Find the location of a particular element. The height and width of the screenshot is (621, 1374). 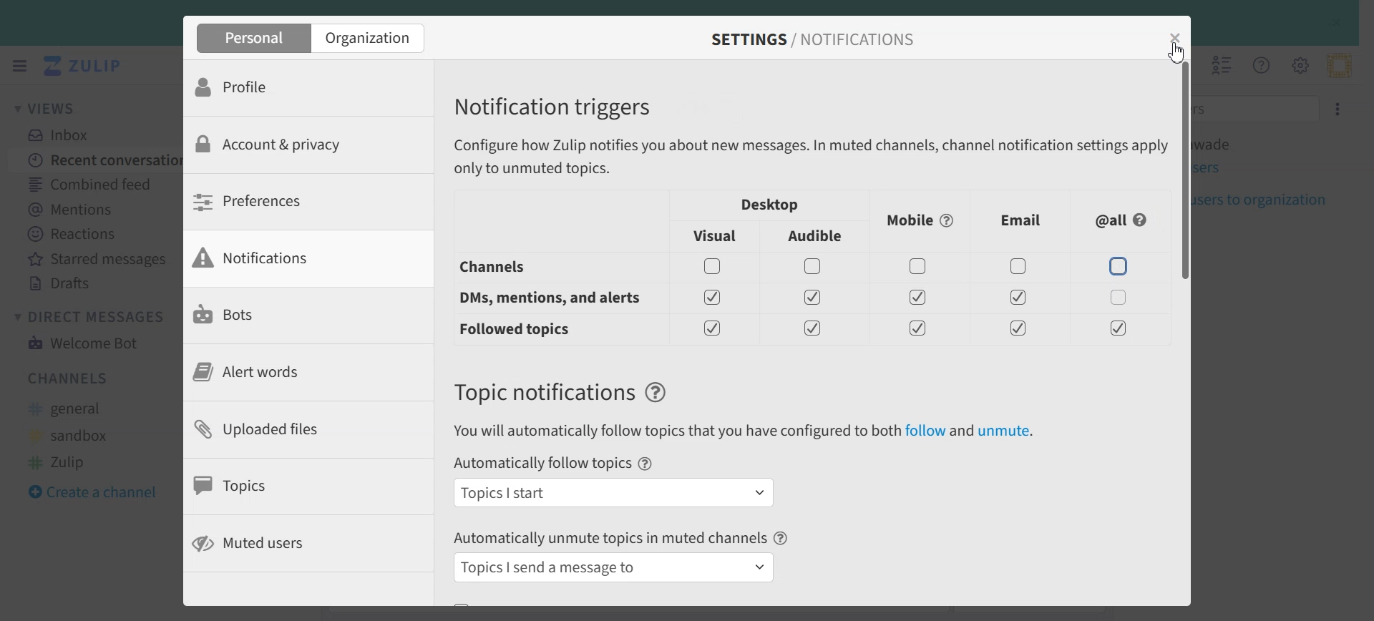

Desktop is located at coordinates (771, 205).